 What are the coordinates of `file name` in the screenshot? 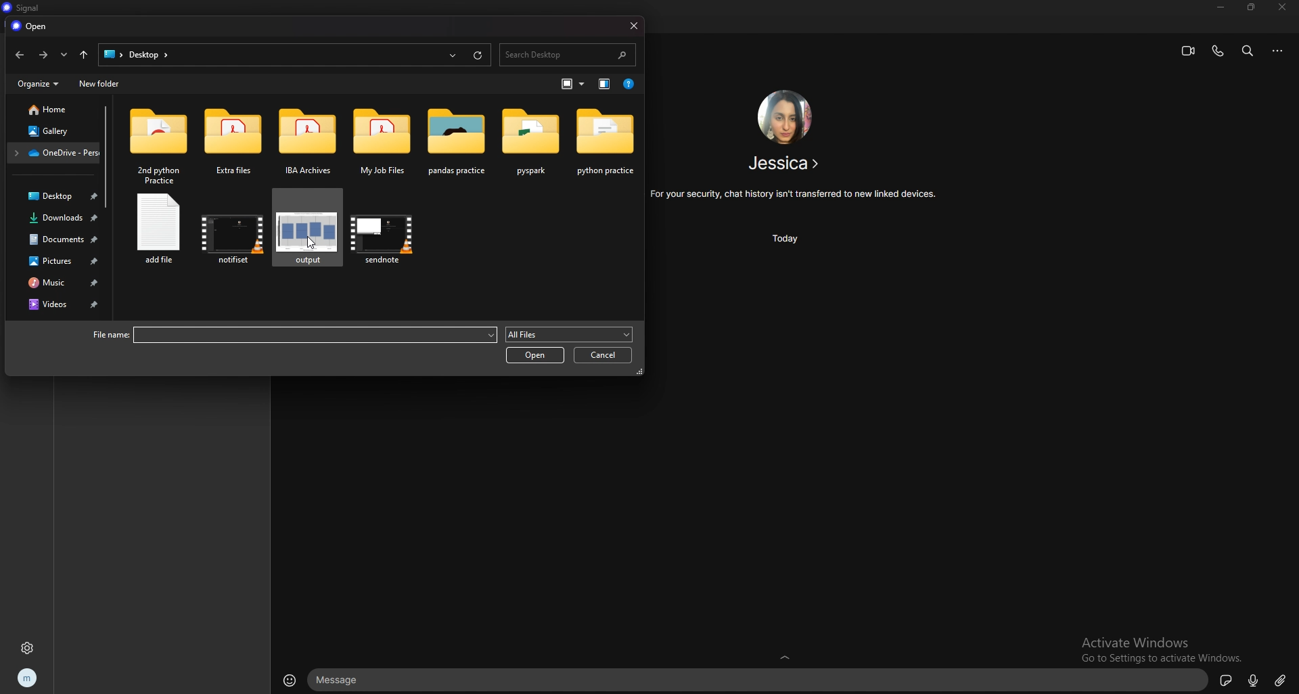 It's located at (293, 335).